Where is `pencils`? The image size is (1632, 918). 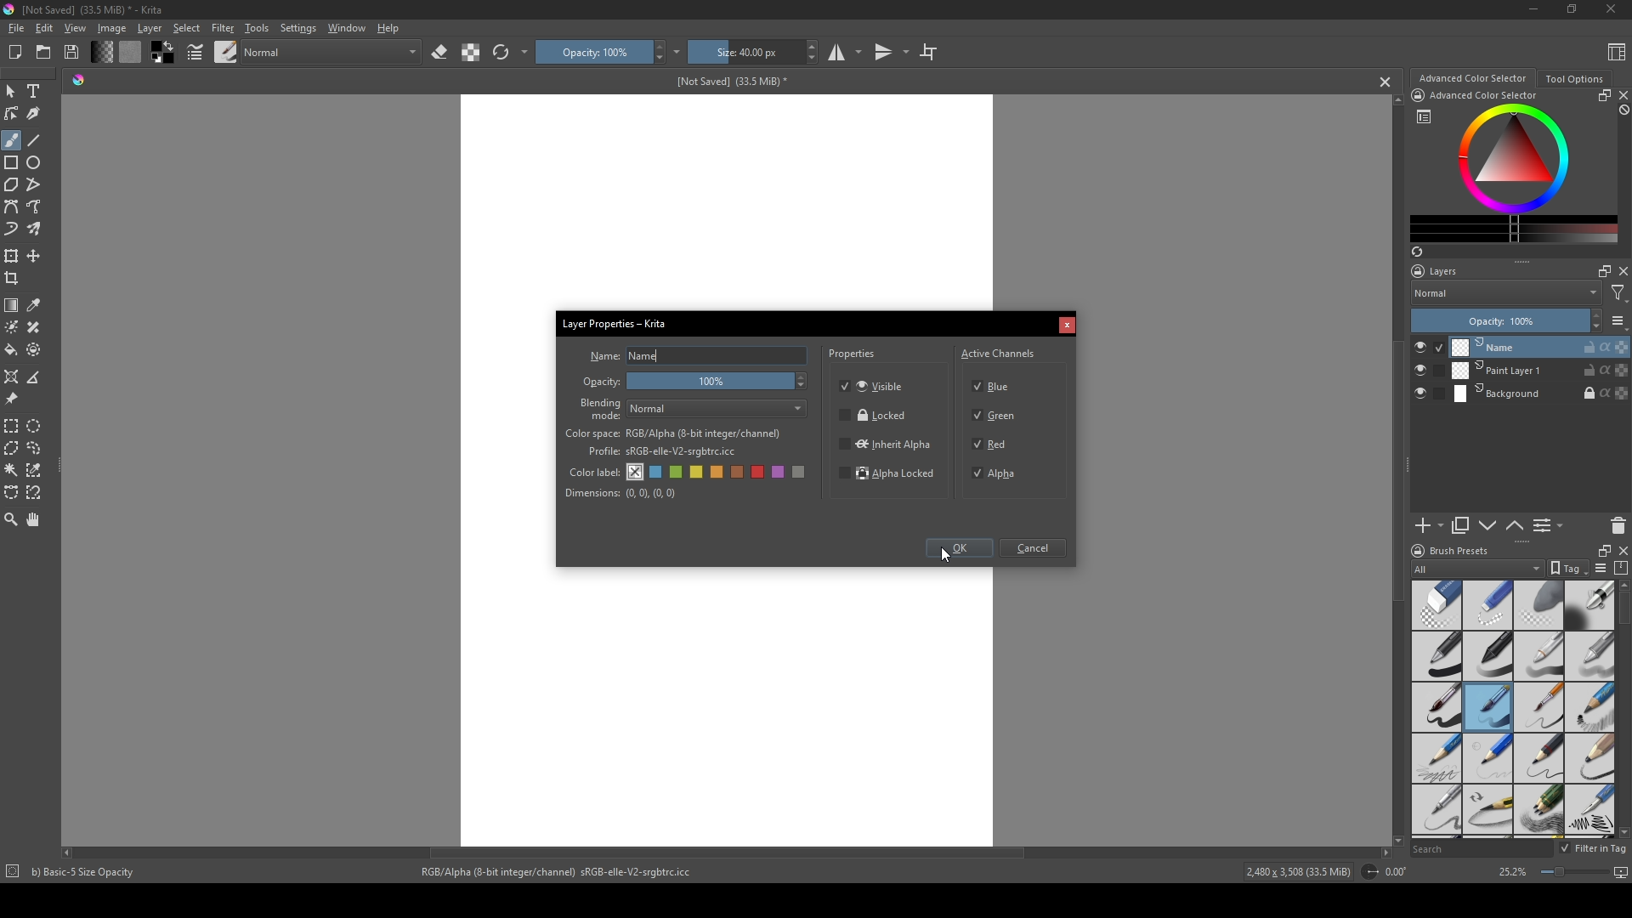 pencils is located at coordinates (1538, 811).